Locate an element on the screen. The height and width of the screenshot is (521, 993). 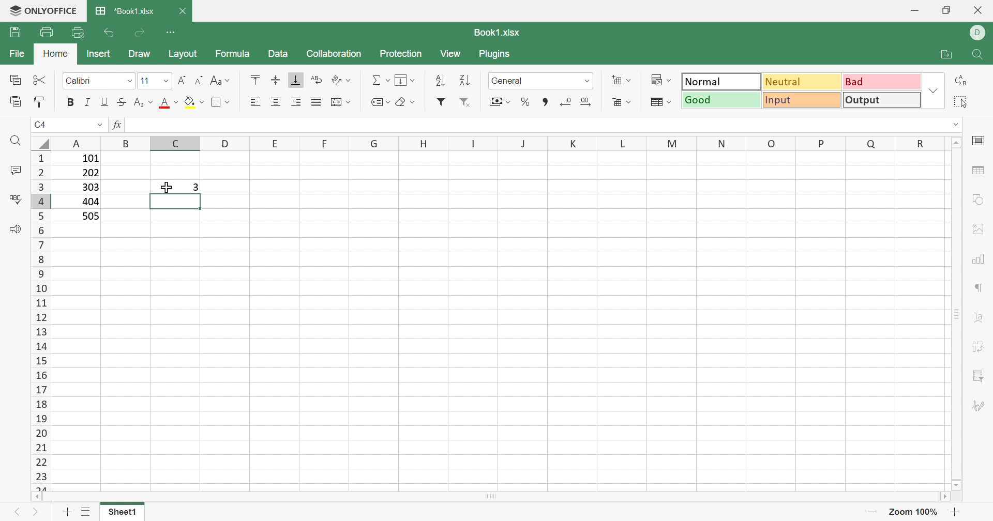
image settings is located at coordinates (980, 227).